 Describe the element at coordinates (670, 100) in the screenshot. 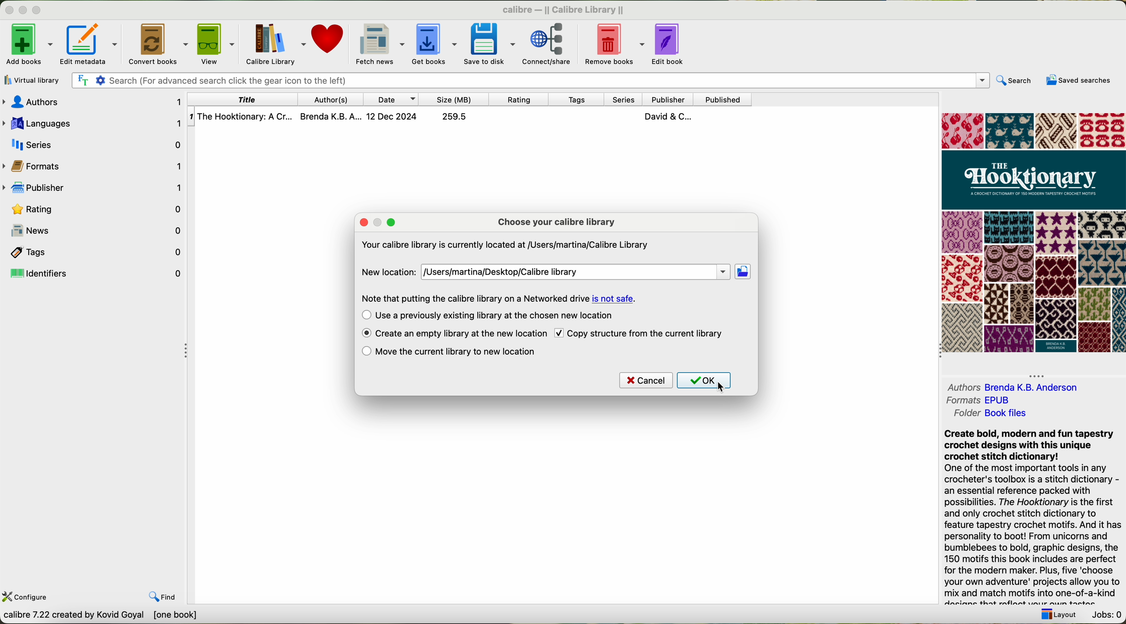

I see `publisher` at that location.